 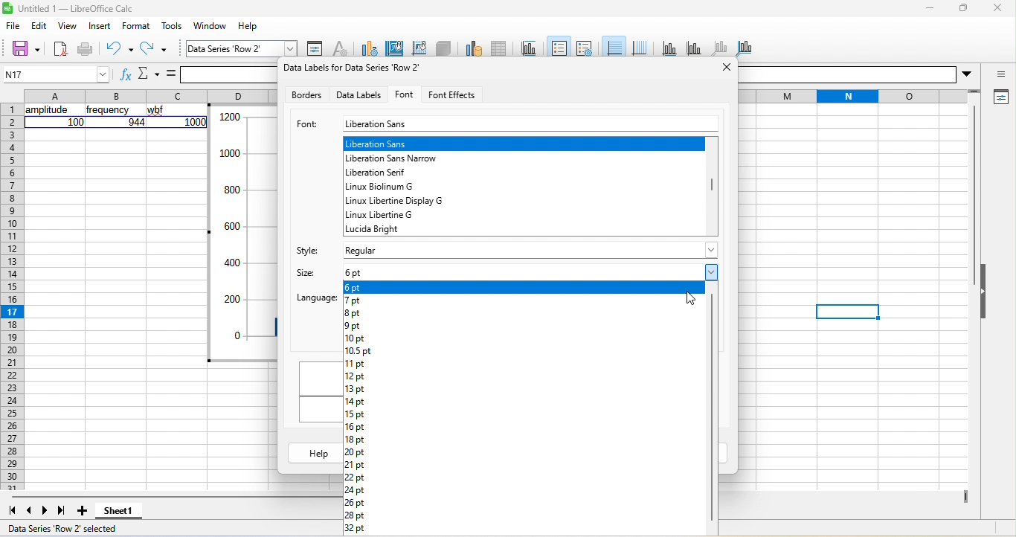 I want to click on regular, so click(x=527, y=248).